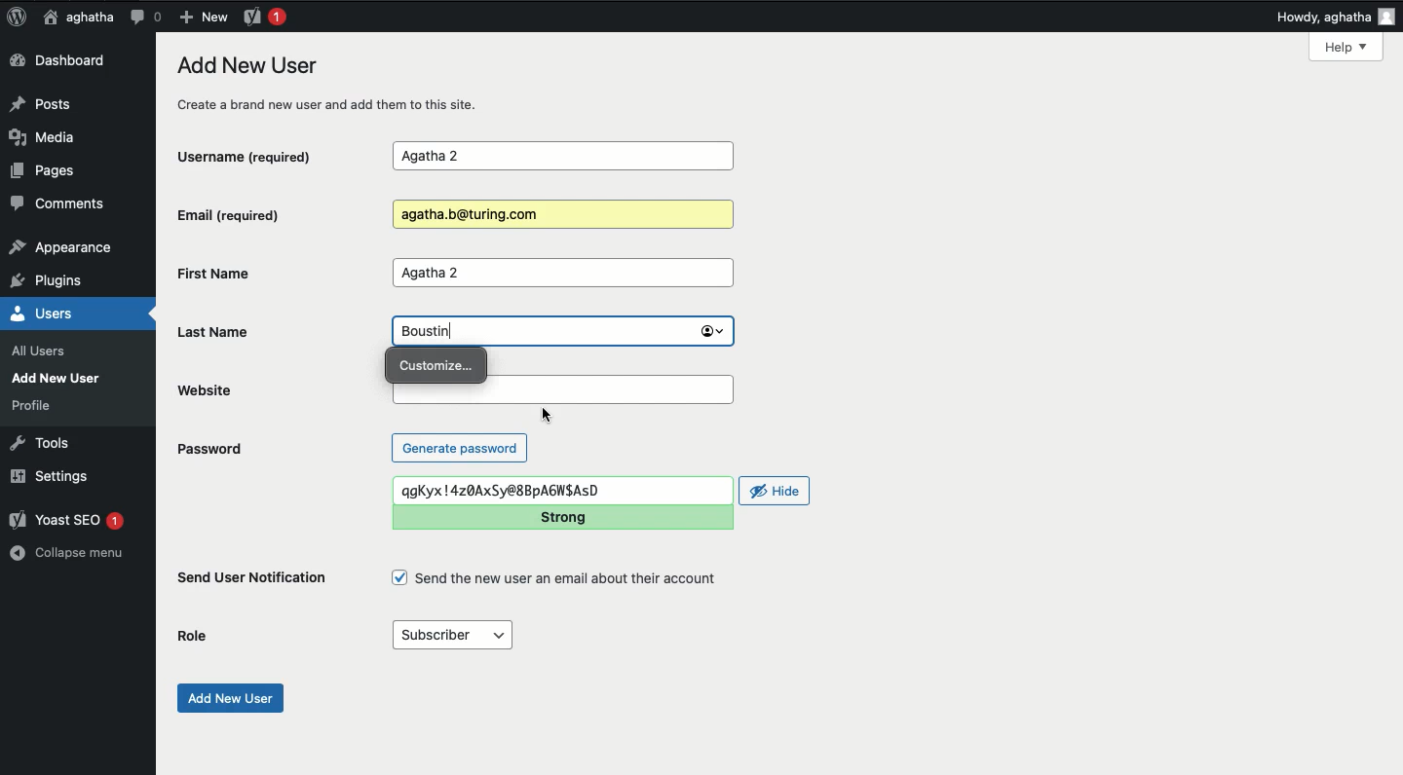  Describe the element at coordinates (460, 447) in the screenshot. I see `Generate password` at that location.